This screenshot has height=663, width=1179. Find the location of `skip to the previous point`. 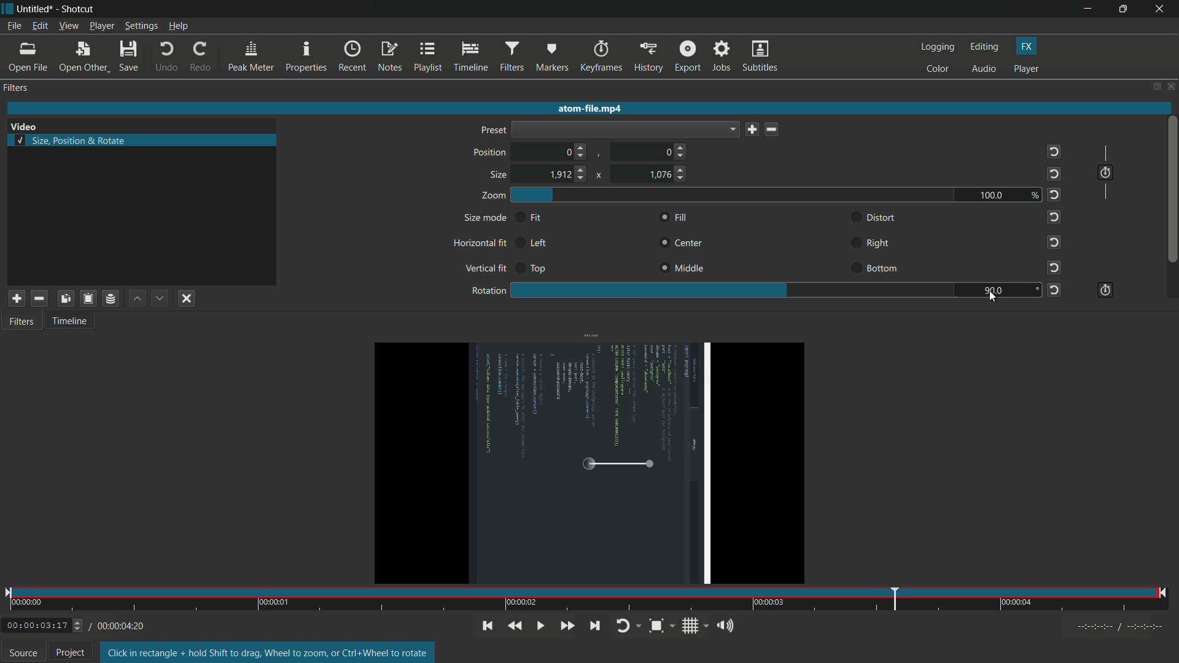

skip to the previous point is located at coordinates (488, 626).